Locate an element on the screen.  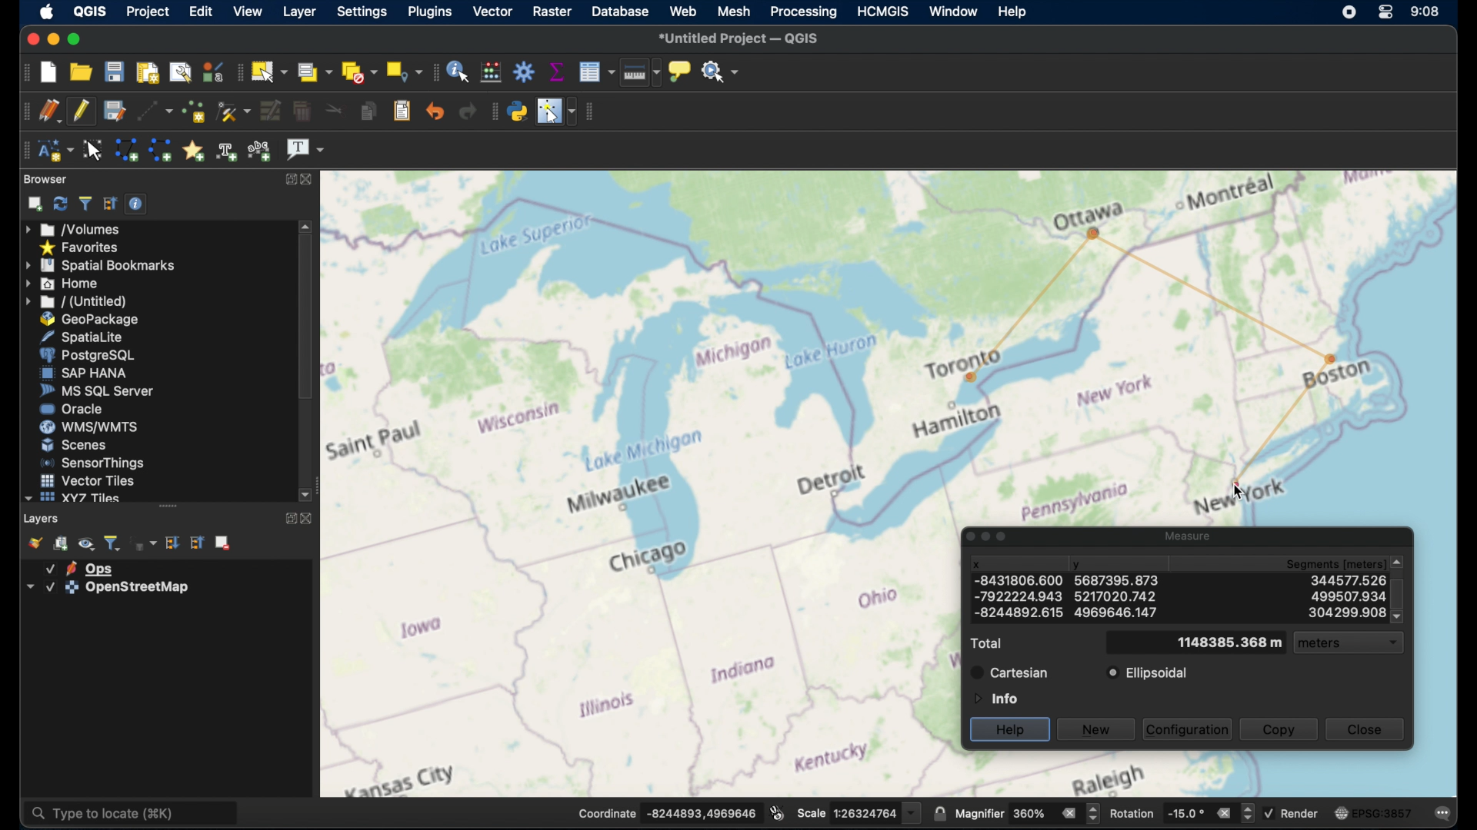
raster is located at coordinates (551, 12).